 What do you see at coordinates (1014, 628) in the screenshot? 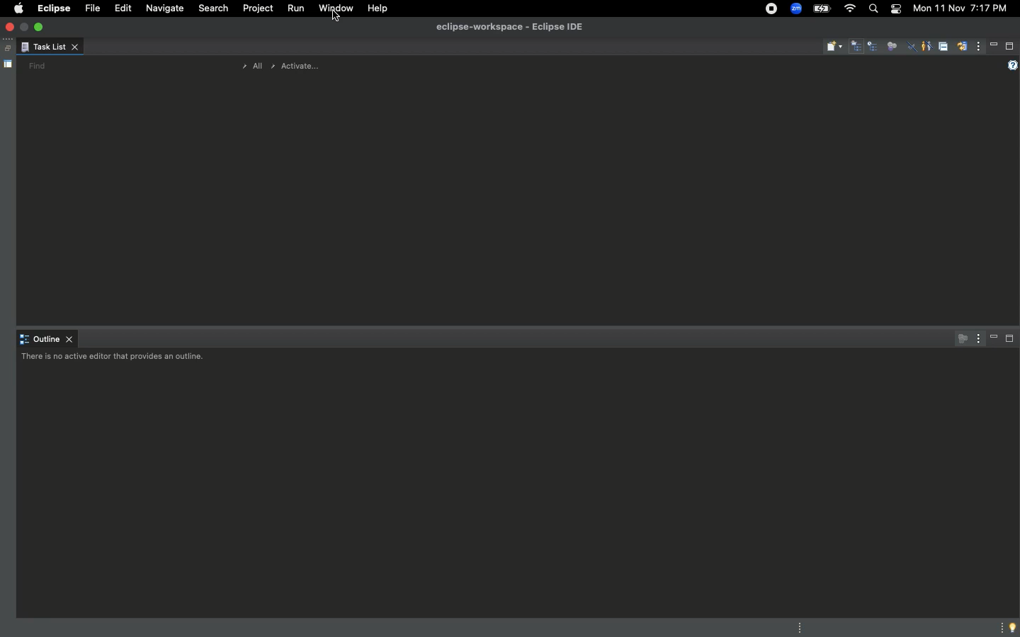
I see `Tip of the day` at bounding box center [1014, 628].